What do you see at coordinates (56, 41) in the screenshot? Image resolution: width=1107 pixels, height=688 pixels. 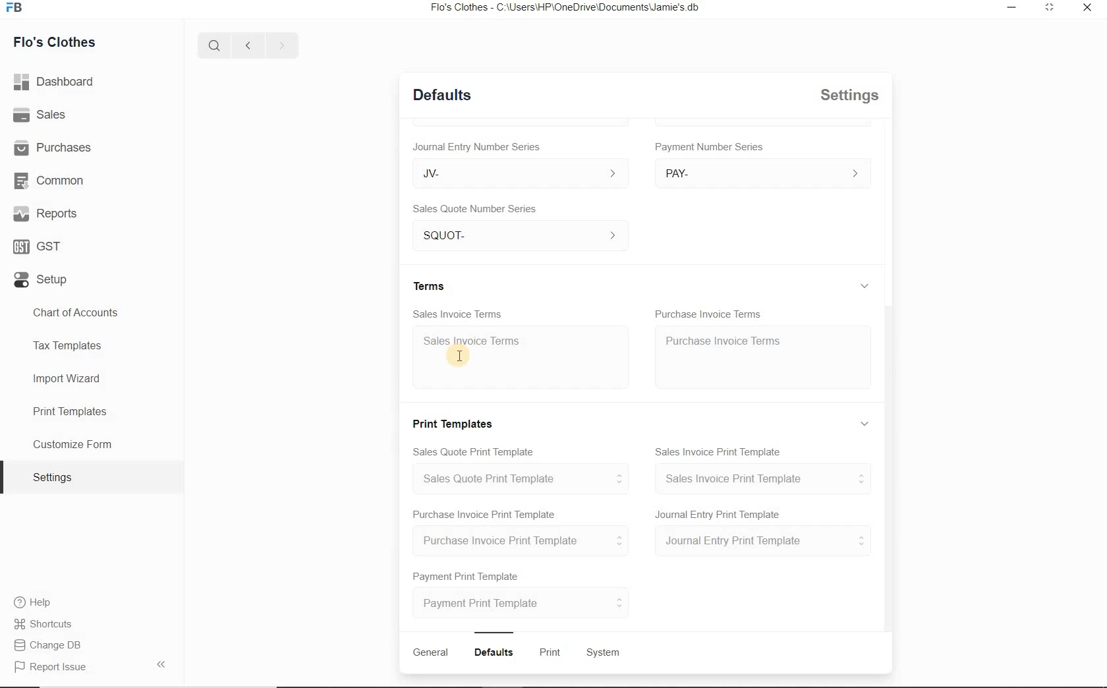 I see `Flo's Clothes` at bounding box center [56, 41].